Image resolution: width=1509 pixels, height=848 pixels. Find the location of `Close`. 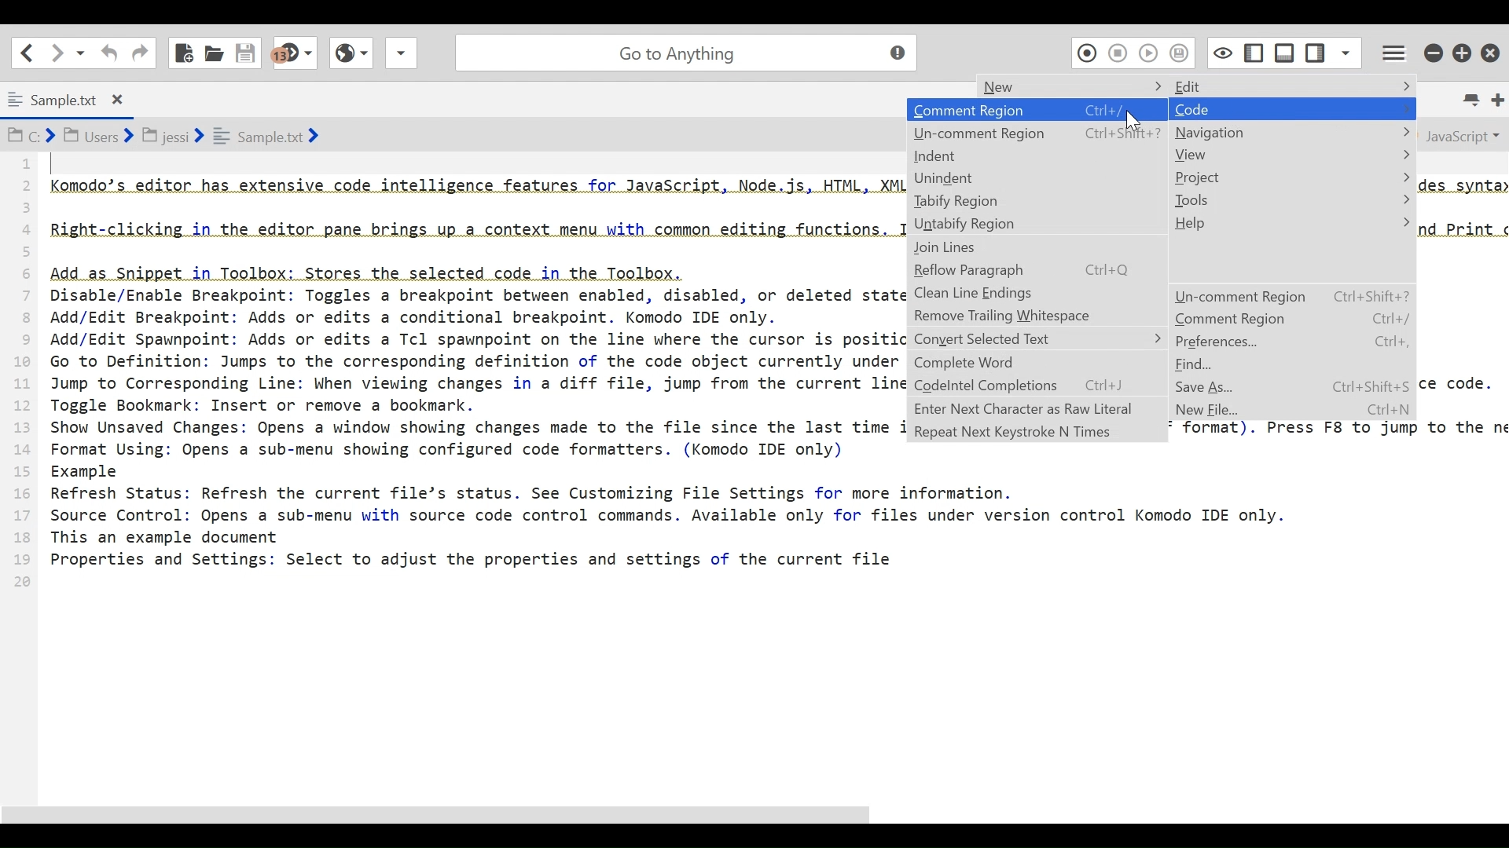

Close is located at coordinates (1492, 49).